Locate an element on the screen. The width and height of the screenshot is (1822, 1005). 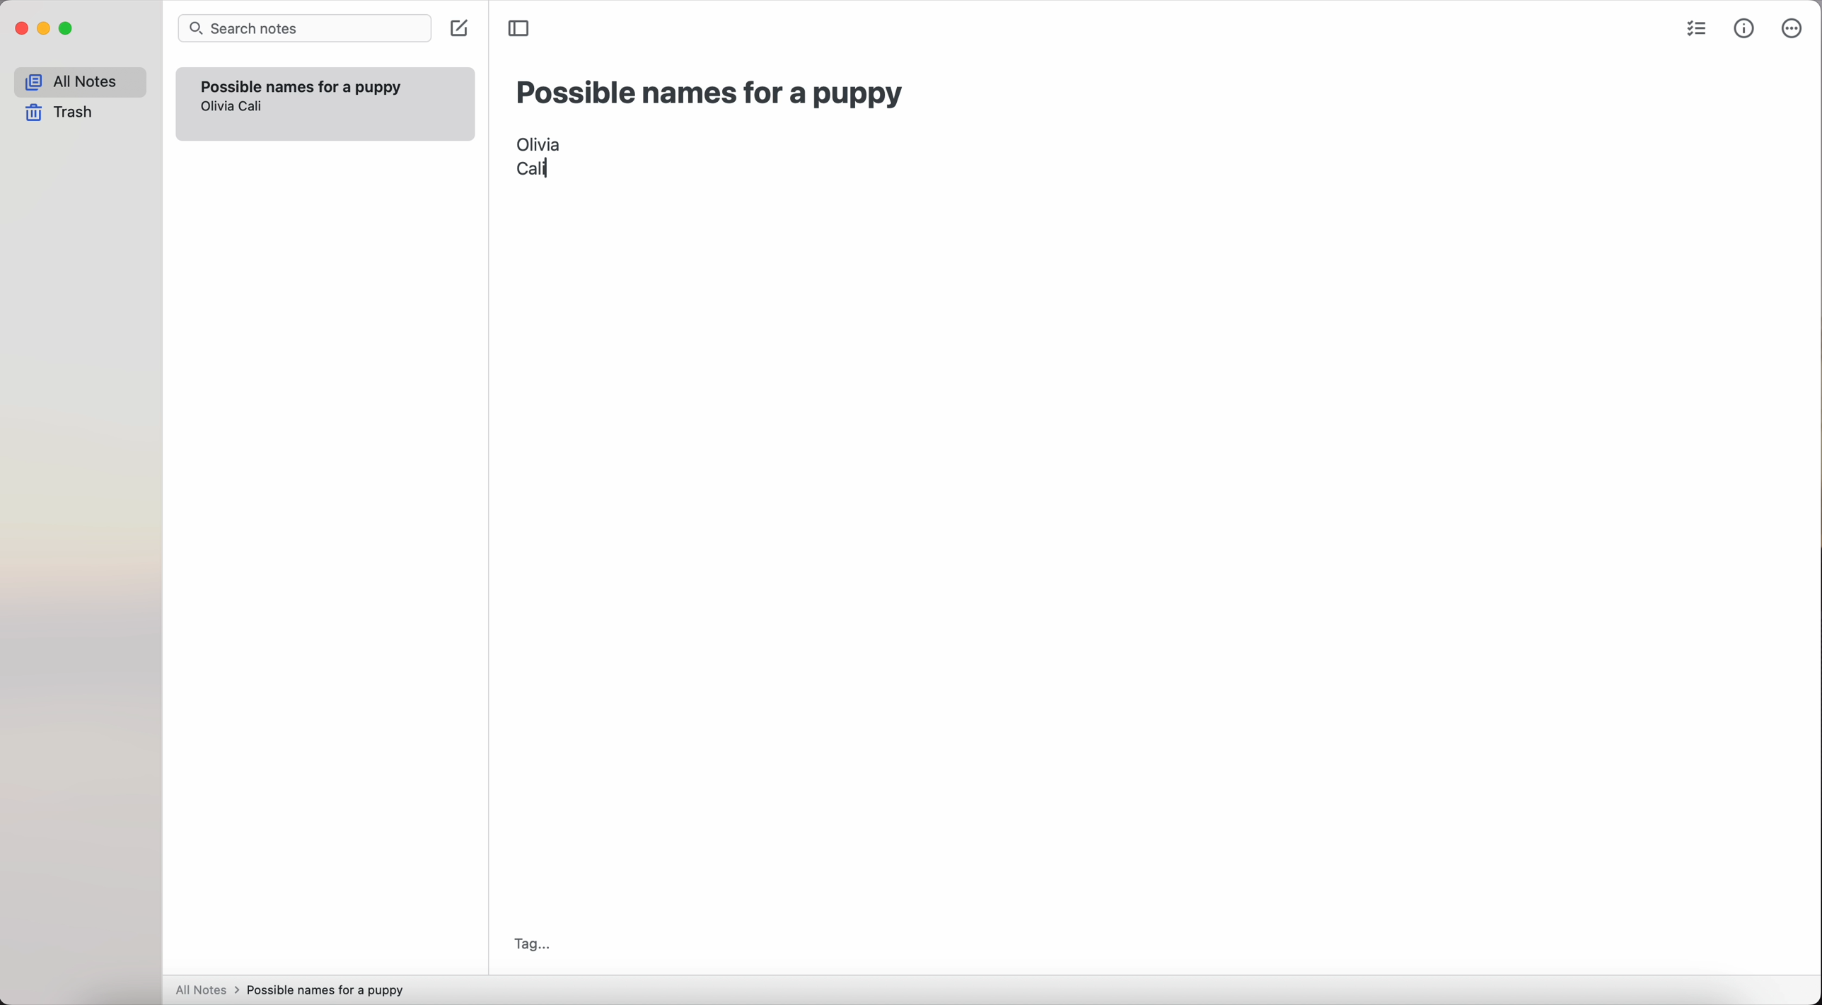
olivia is located at coordinates (219, 107).